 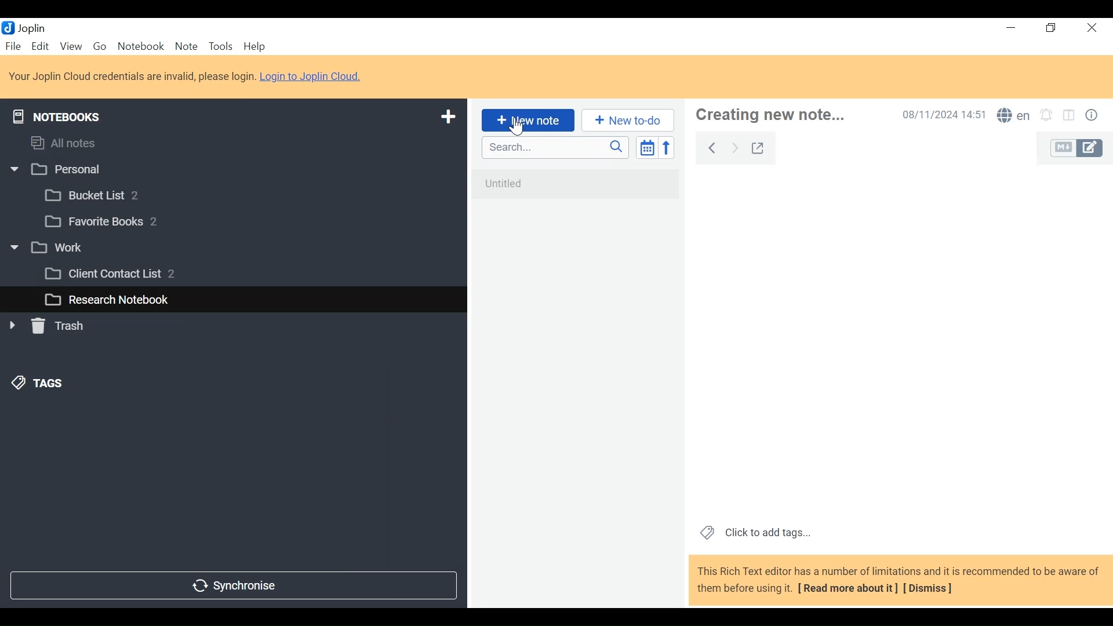 I want to click on » [ Trash, so click(x=61, y=326).